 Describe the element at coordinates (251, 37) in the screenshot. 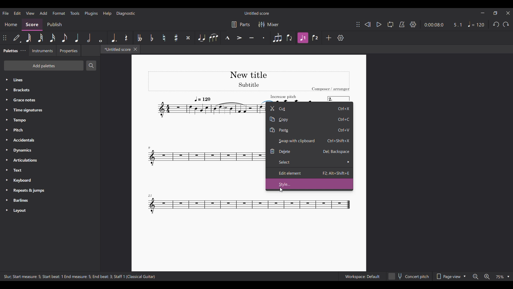

I see `Tenuto` at that location.